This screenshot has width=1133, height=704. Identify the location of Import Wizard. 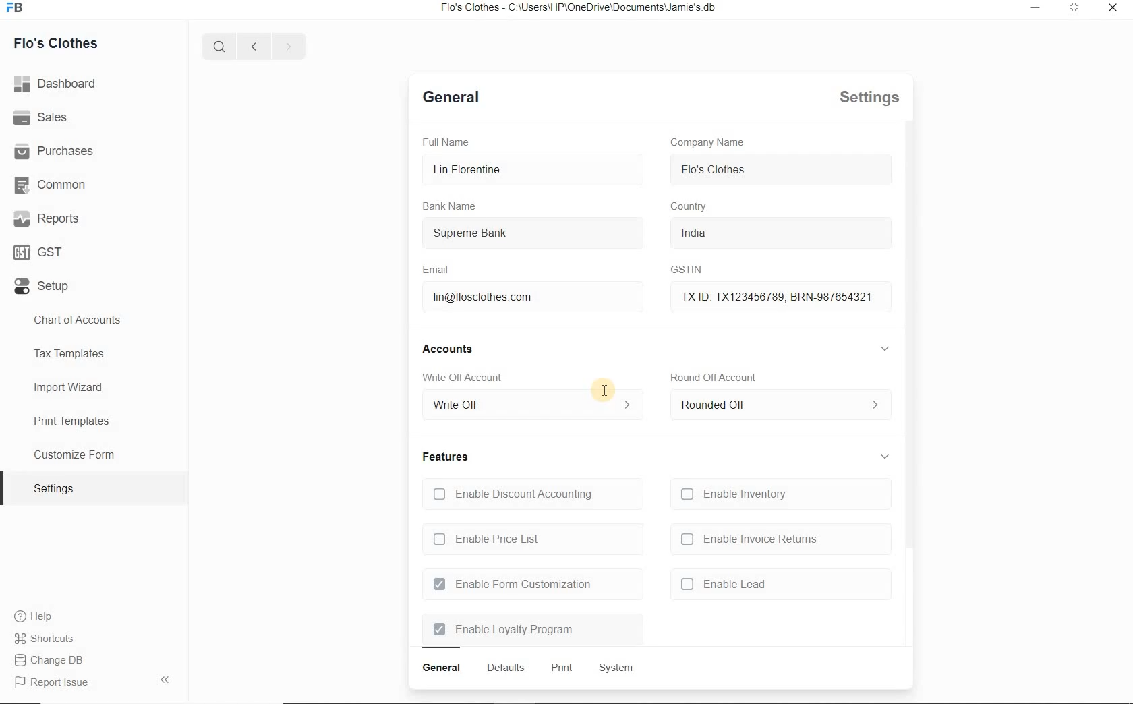
(69, 390).